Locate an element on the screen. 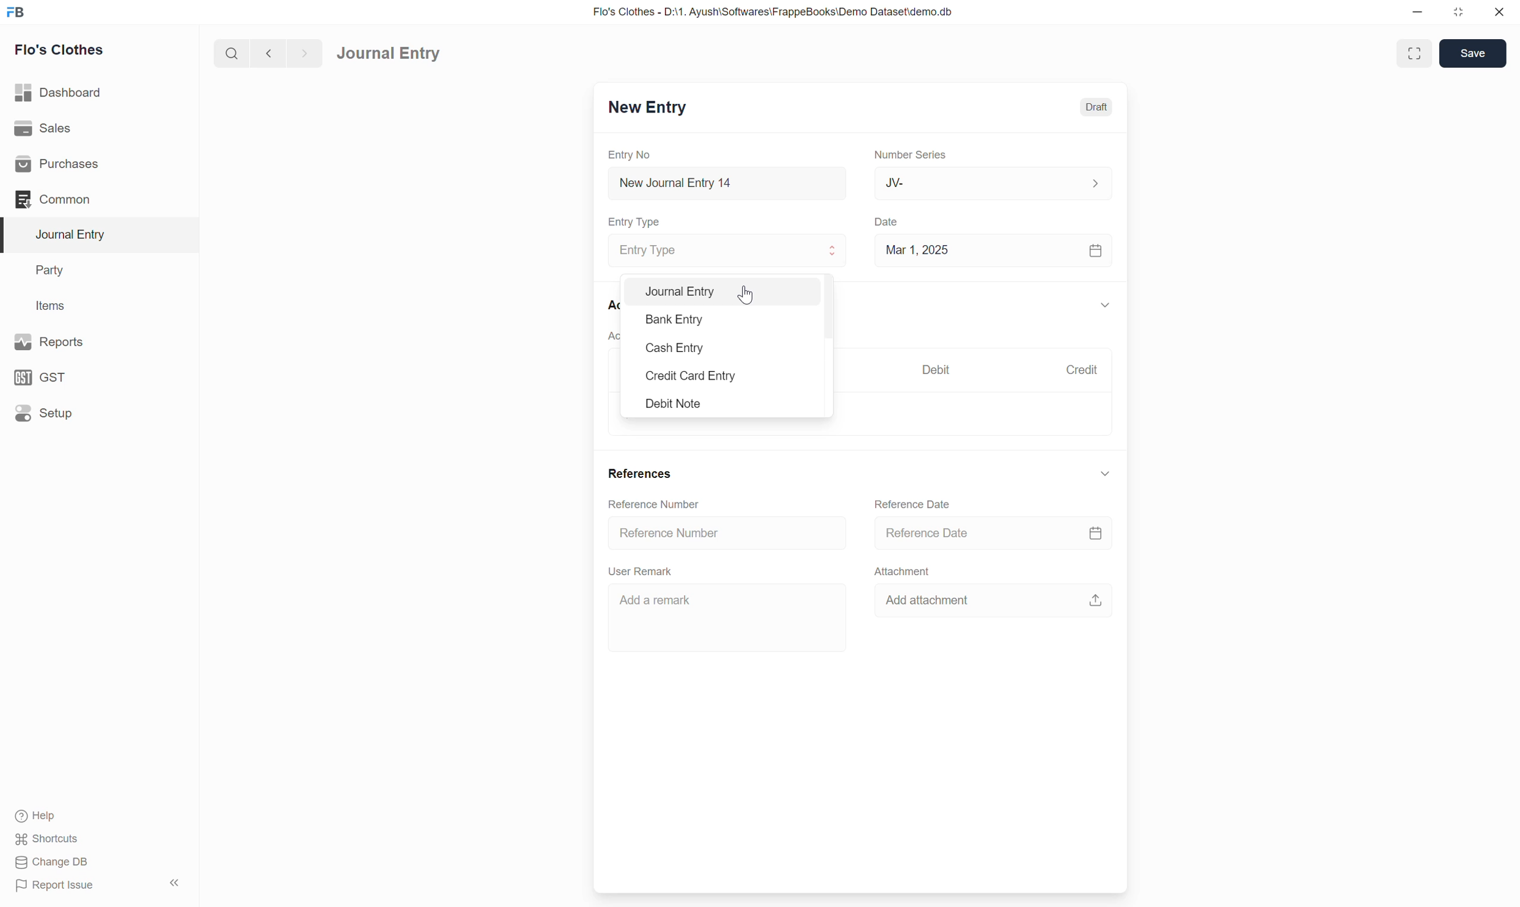 The width and height of the screenshot is (1520, 907). Debit Note is located at coordinates (694, 404).